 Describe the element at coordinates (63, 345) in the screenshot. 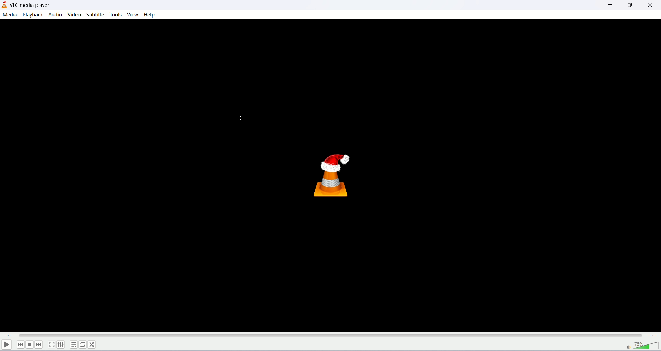

I see `extended settings` at that location.